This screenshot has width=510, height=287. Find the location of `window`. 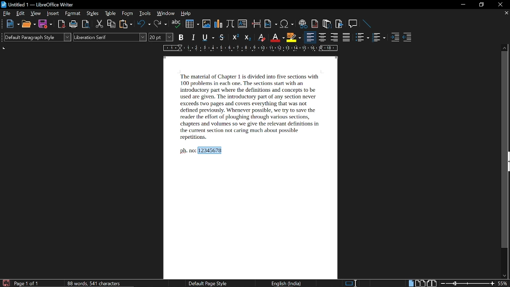

window is located at coordinates (165, 14).